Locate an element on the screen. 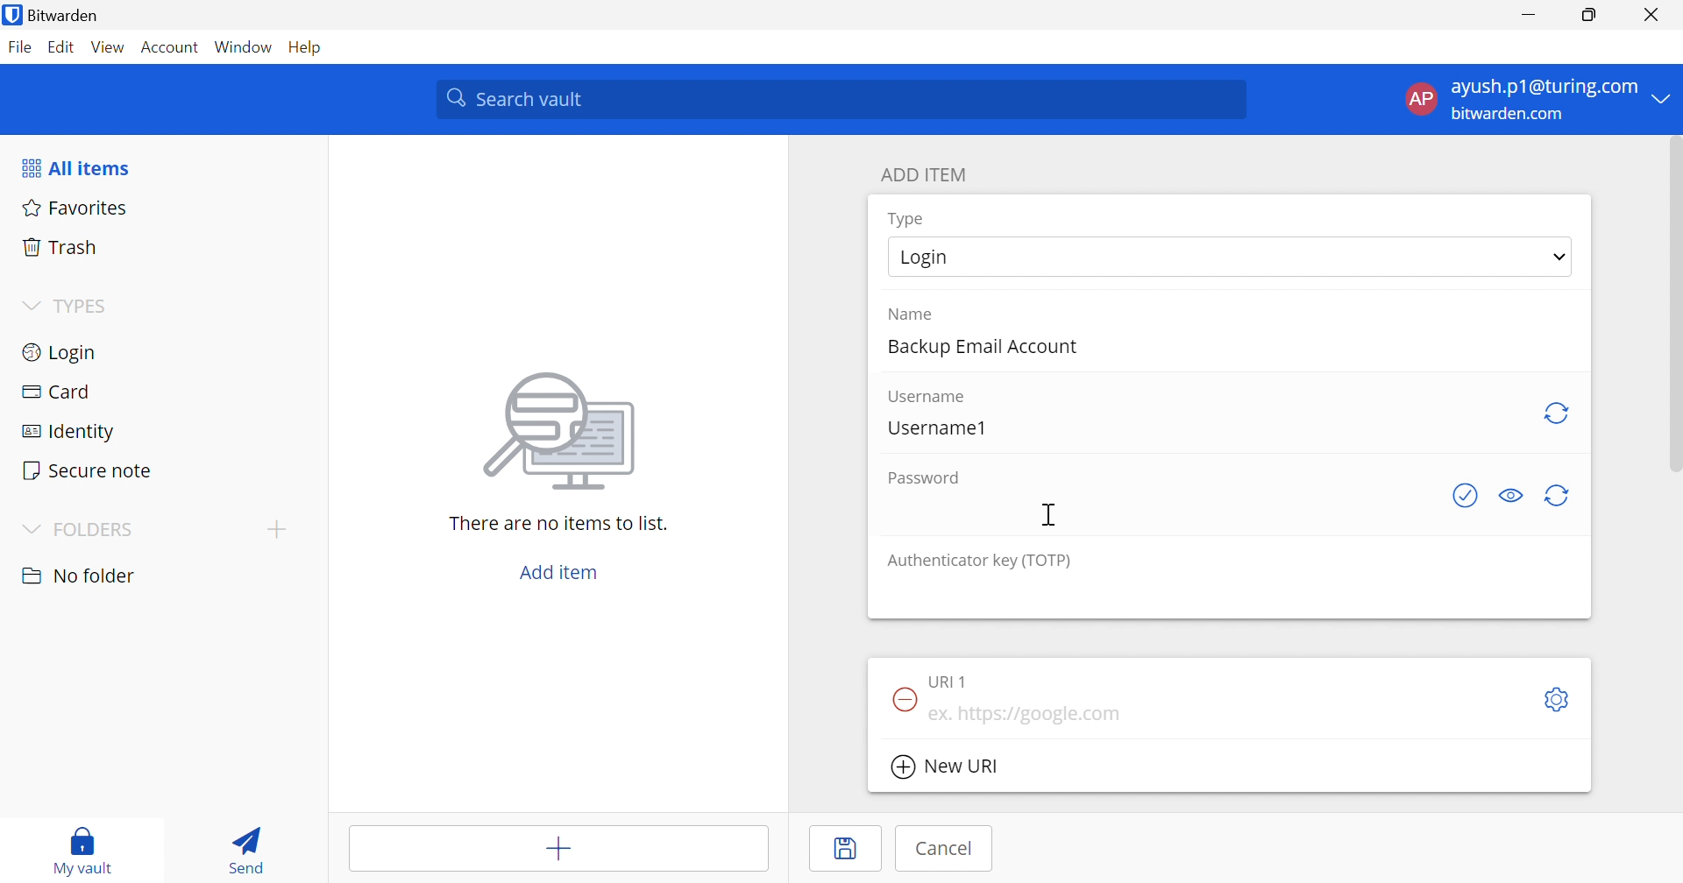 Image resolution: width=1683 pixels, height=883 pixels. URL 1 is located at coordinates (949, 682).